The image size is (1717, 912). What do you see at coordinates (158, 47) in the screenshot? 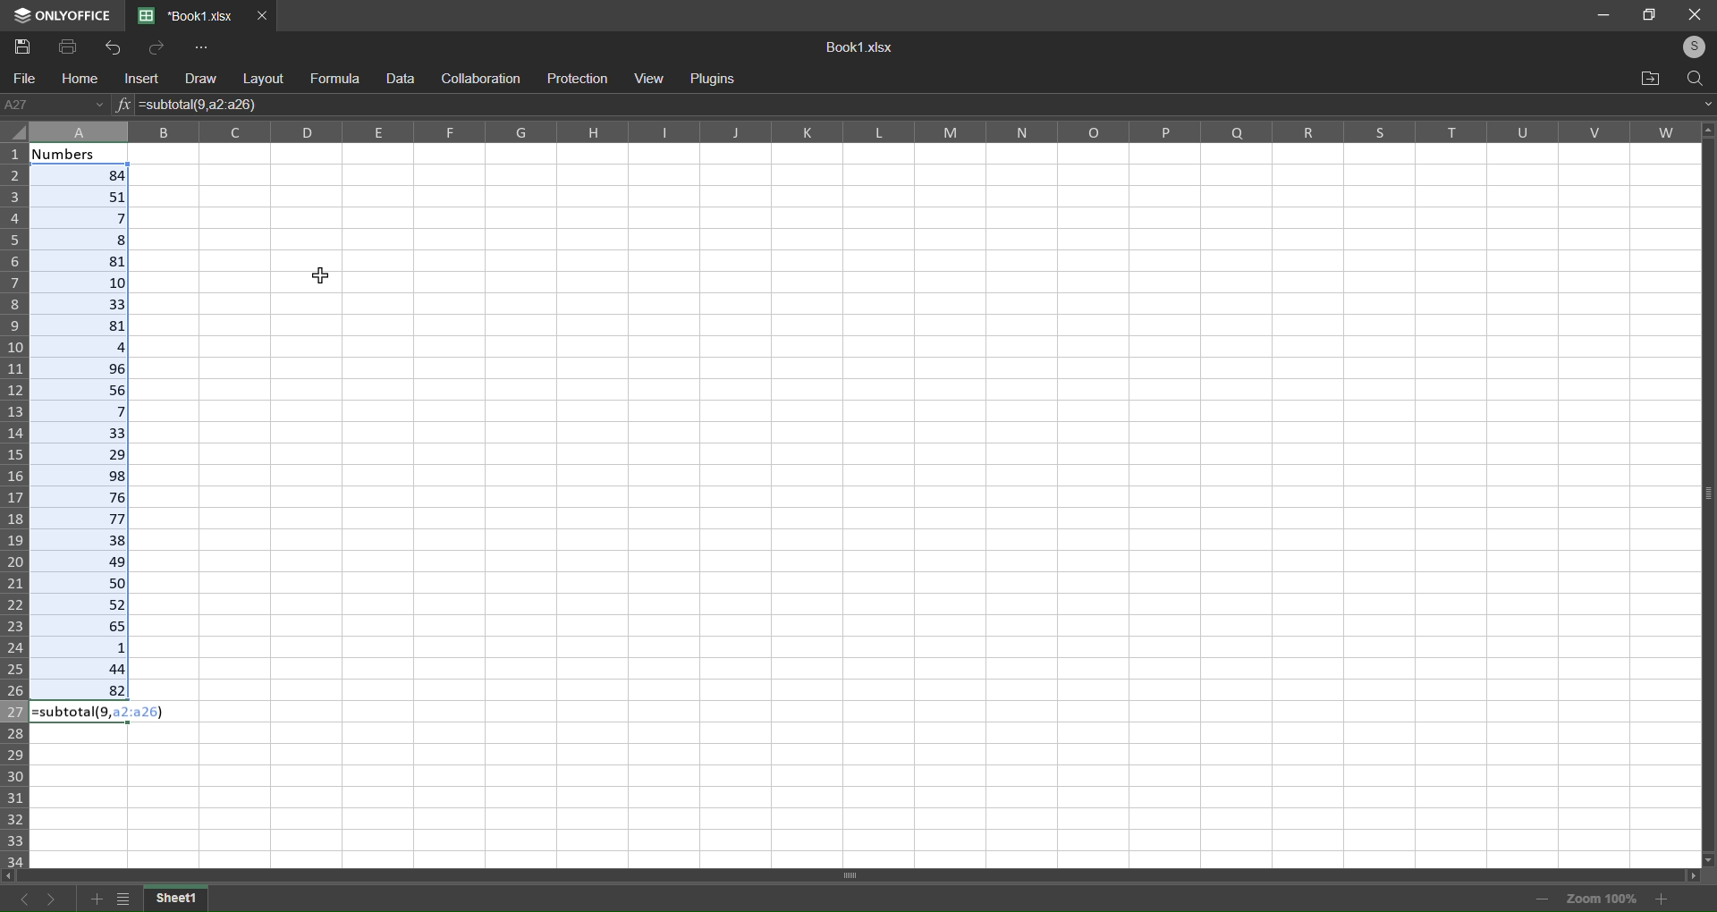
I see `Redo` at bounding box center [158, 47].